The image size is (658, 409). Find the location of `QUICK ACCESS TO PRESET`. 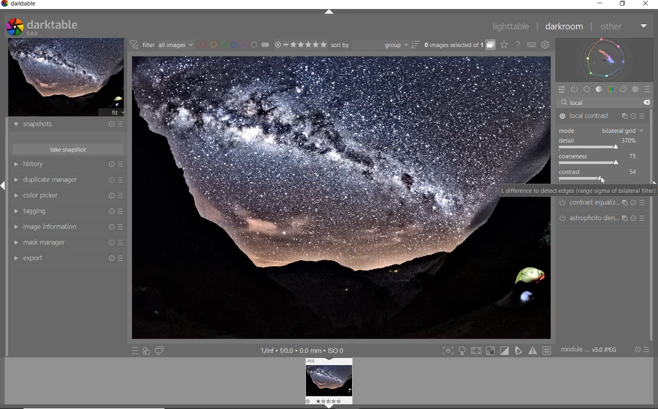

QUICK ACCESS TO PRESET is located at coordinates (136, 351).